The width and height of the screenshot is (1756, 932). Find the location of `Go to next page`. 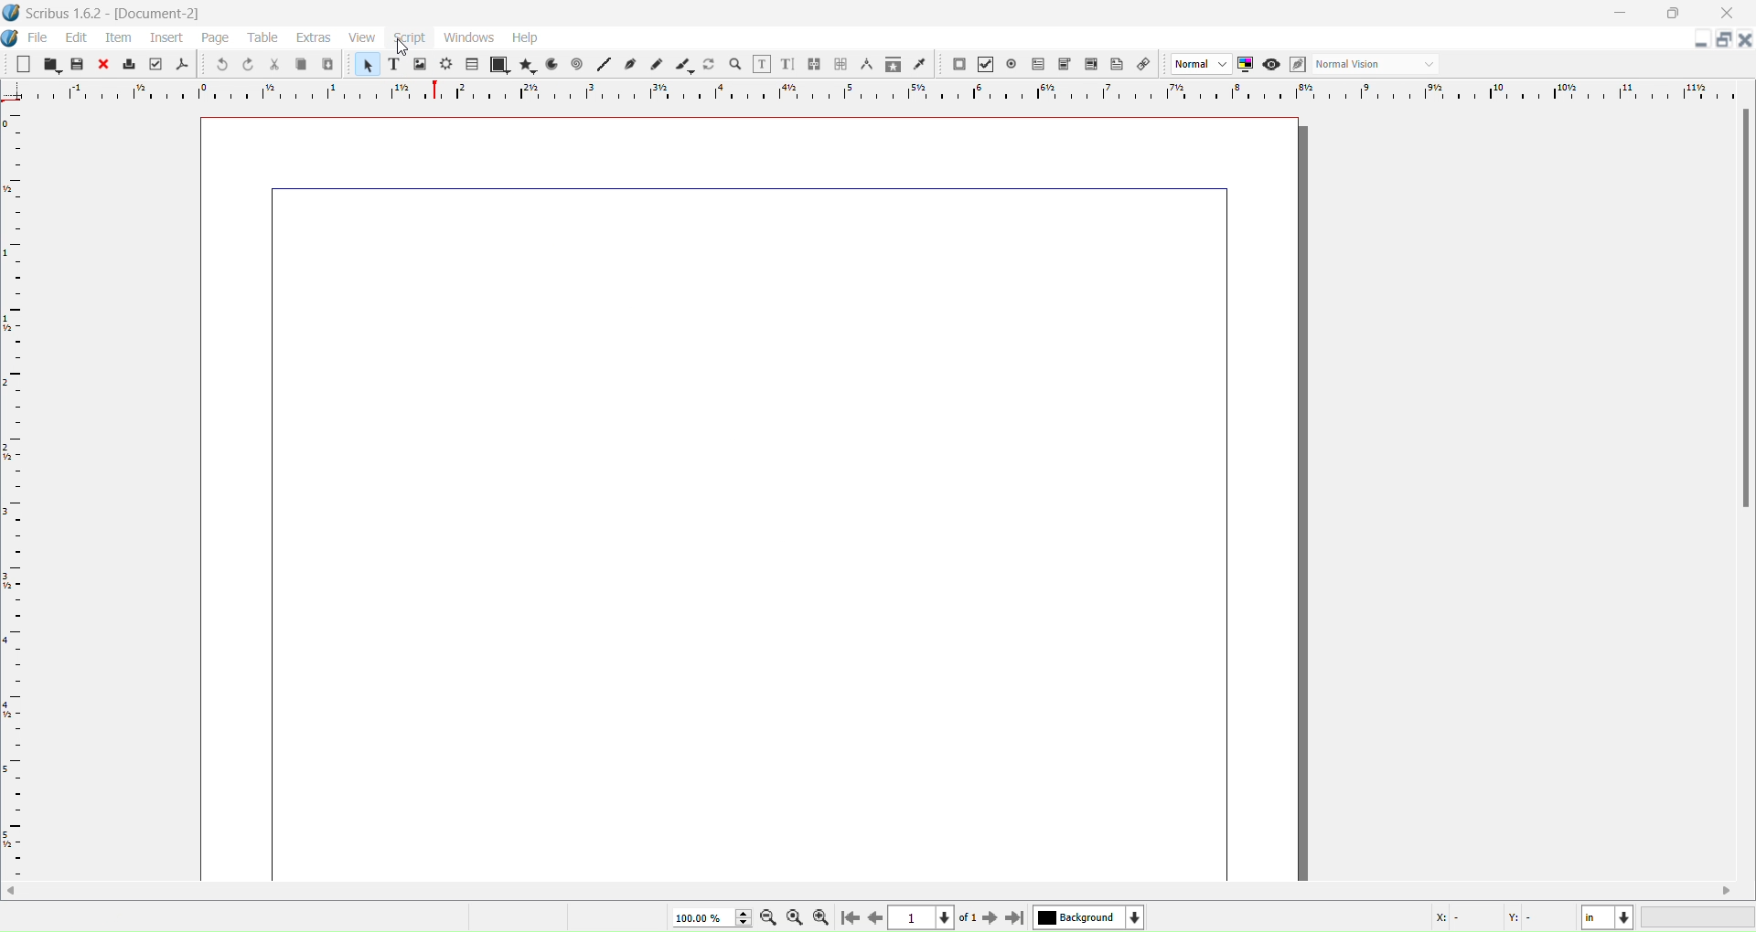

Go to next page is located at coordinates (989, 916).